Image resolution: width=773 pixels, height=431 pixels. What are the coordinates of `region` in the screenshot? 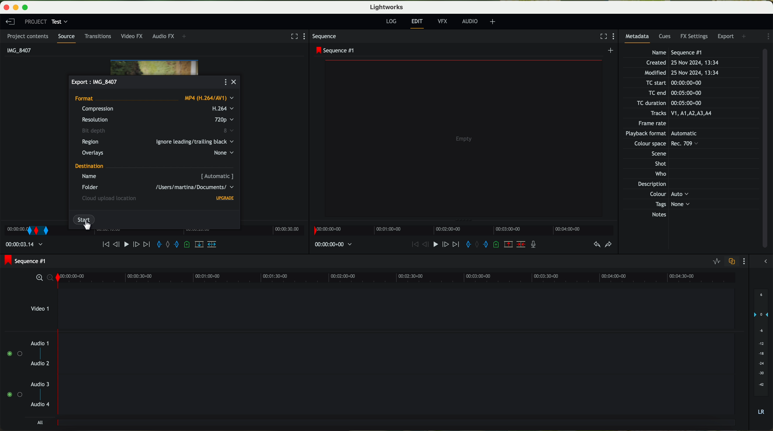 It's located at (159, 142).